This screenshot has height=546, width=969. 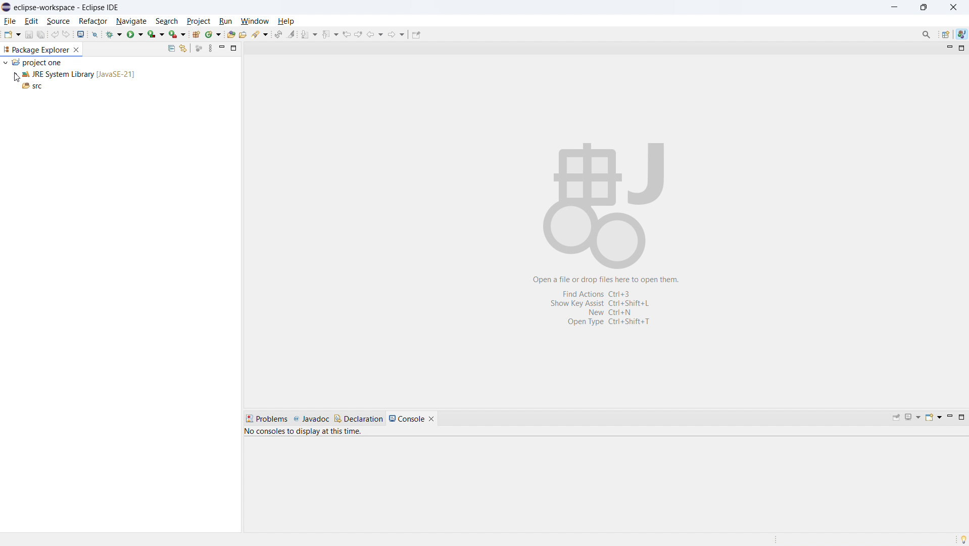 I want to click on display selected console, so click(x=912, y=418).